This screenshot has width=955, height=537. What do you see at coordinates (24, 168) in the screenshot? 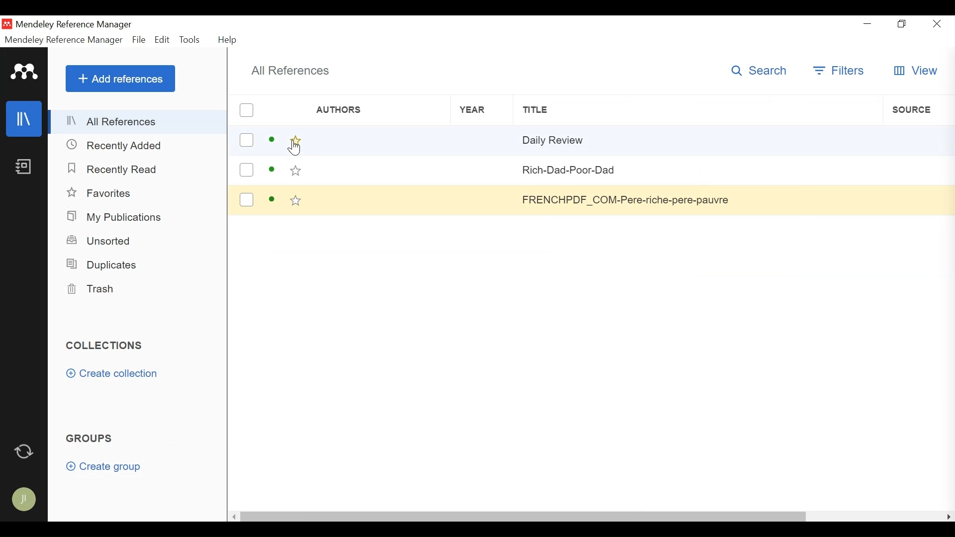
I see `Notebook` at bounding box center [24, 168].